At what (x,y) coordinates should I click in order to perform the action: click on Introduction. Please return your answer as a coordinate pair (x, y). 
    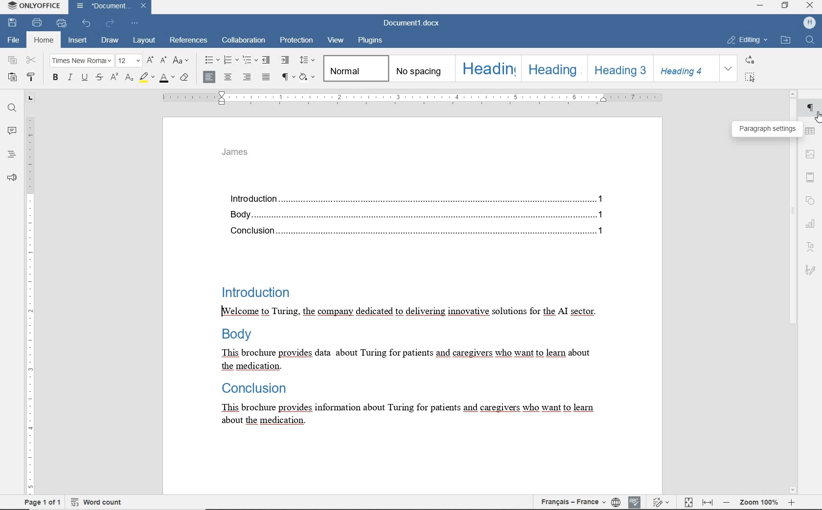
    Looking at the image, I should click on (266, 293).